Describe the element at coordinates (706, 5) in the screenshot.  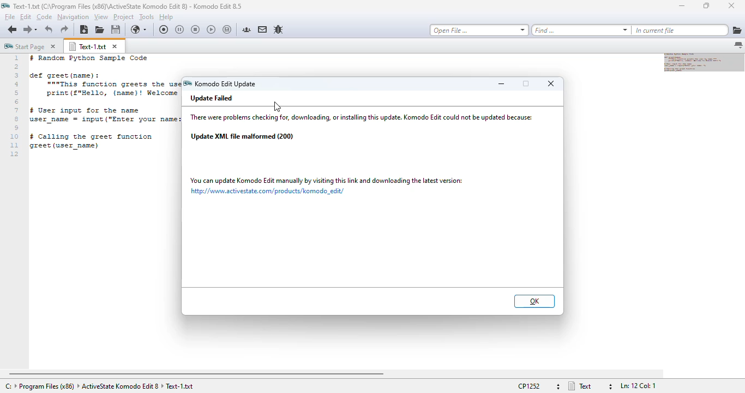
I see `maximize` at that location.